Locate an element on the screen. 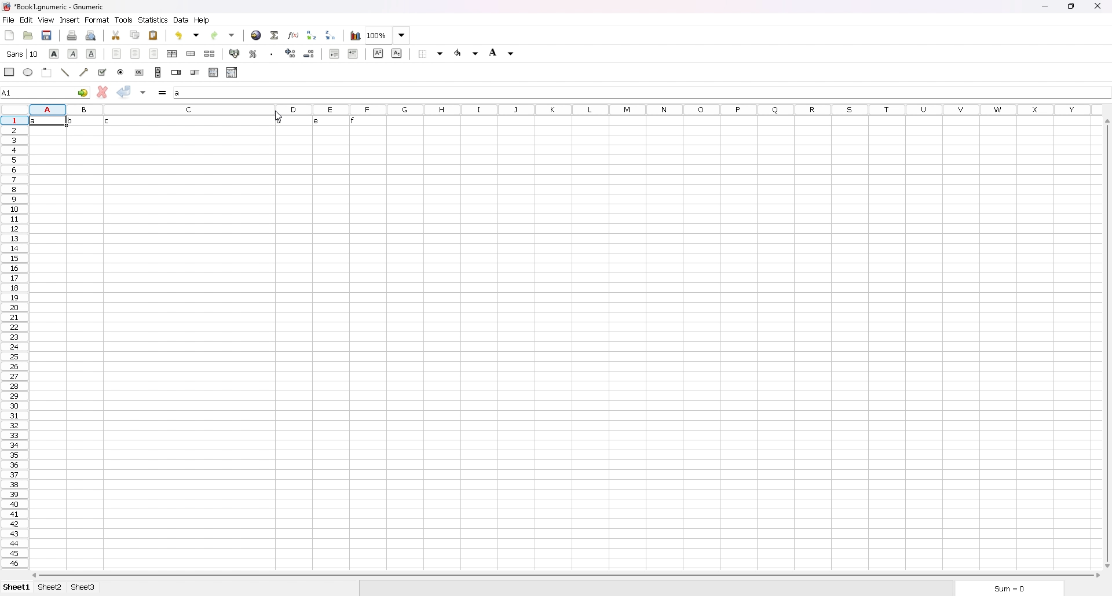 Image resolution: width=1112 pixels, height=596 pixels. foreground is located at coordinates (469, 51).